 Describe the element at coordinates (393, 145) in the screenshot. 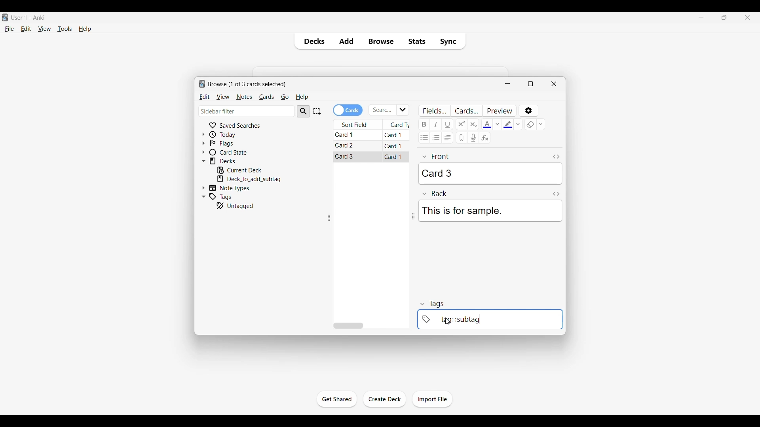

I see `Card 1` at that location.